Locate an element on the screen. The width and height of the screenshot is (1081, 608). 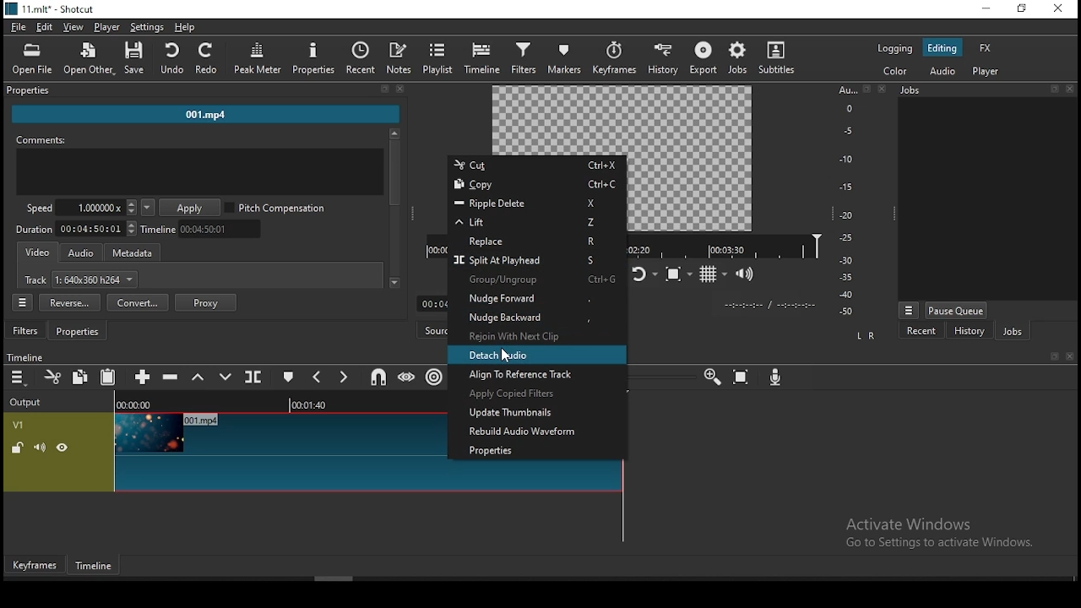
grouop/ungroup is located at coordinates (533, 280).